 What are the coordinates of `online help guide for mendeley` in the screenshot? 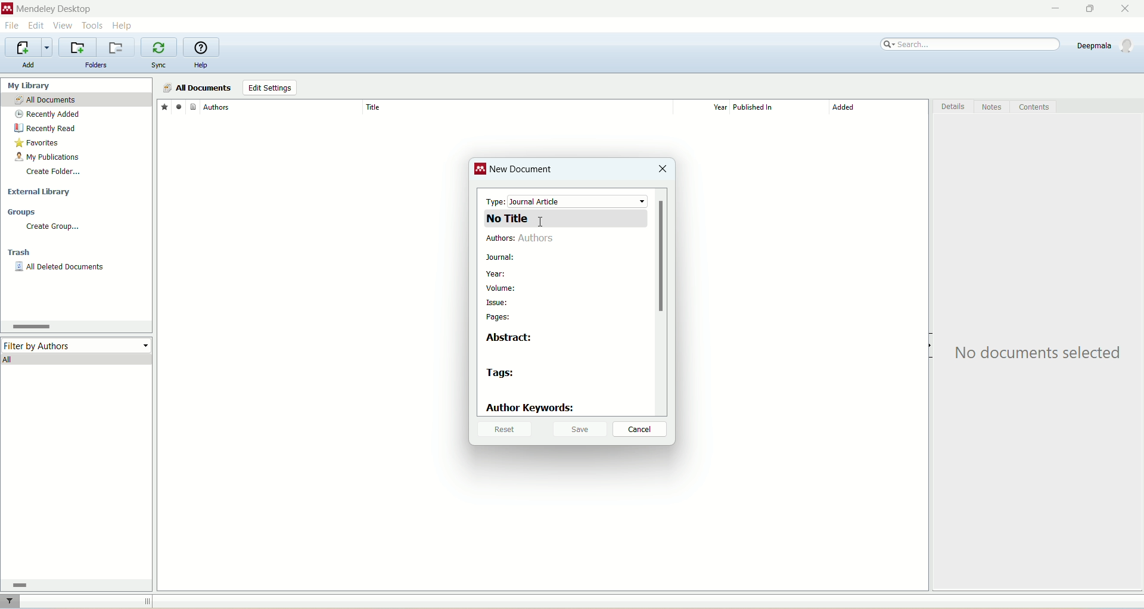 It's located at (202, 48).